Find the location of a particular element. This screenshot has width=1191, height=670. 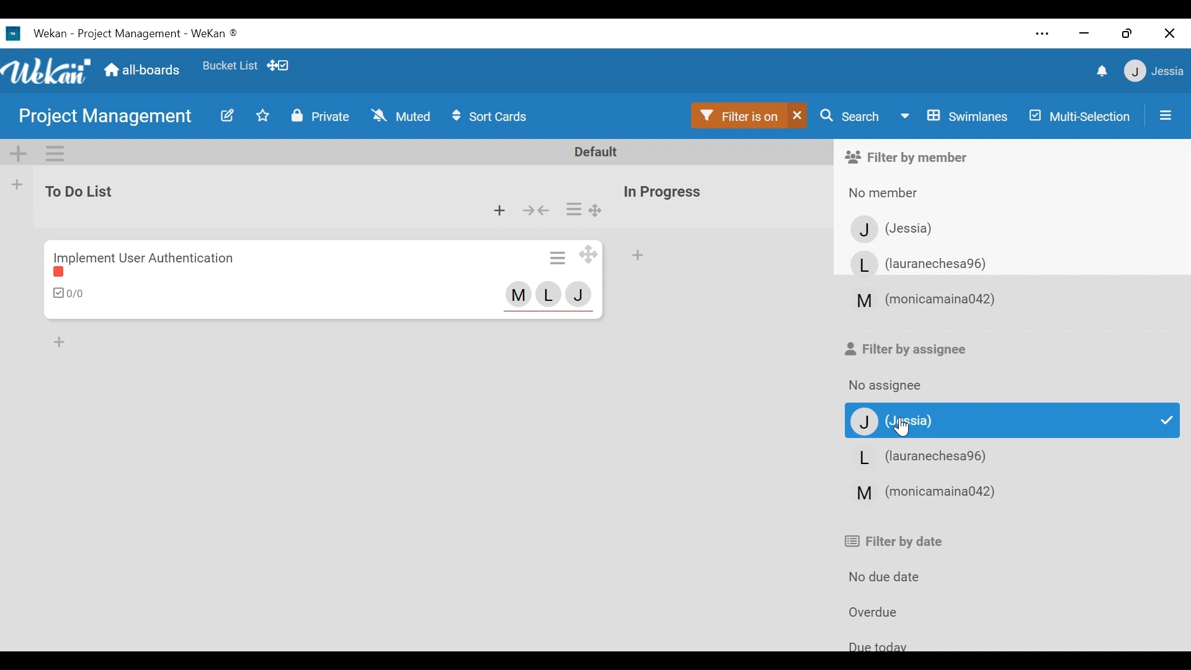

Add card to top of the list is located at coordinates (495, 210).